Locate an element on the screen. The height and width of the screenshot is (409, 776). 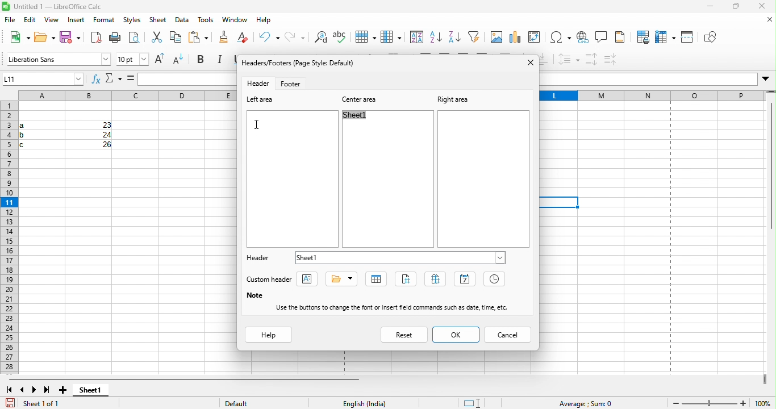
format is located at coordinates (105, 22).